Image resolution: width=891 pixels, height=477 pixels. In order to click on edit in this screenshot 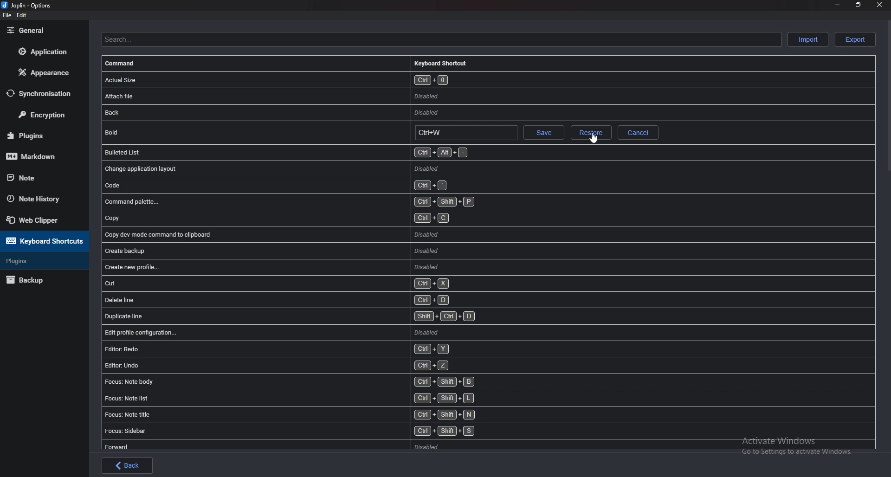, I will do `click(21, 15)`.